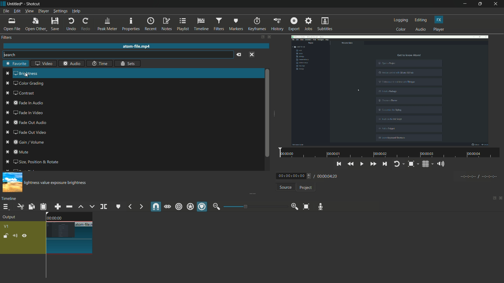 This screenshot has width=504, height=283. What do you see at coordinates (131, 24) in the screenshot?
I see `properties` at bounding box center [131, 24].